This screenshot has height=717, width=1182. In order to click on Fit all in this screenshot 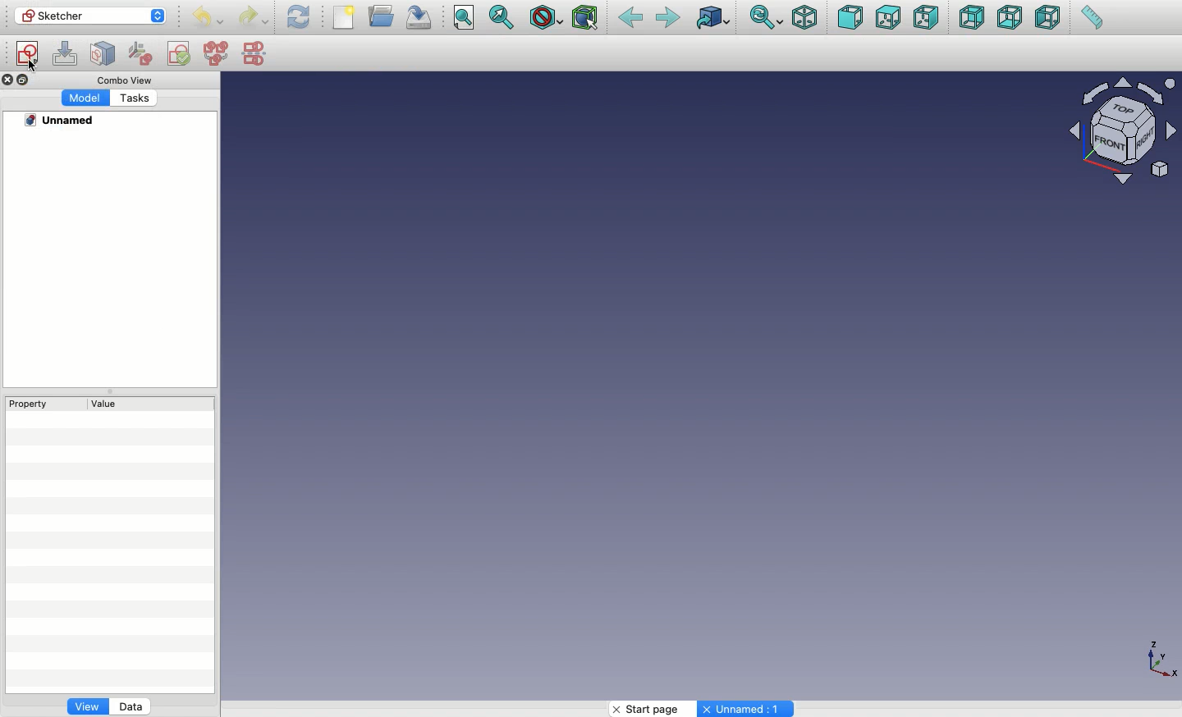, I will do `click(465, 18)`.